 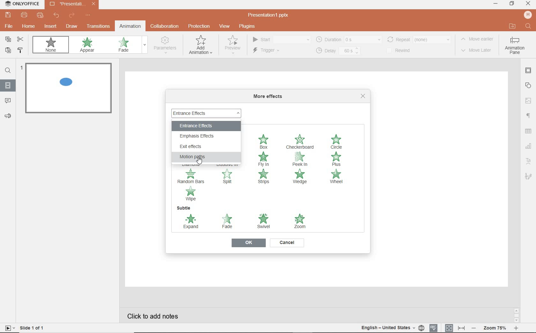 I want to click on save, so click(x=8, y=15).